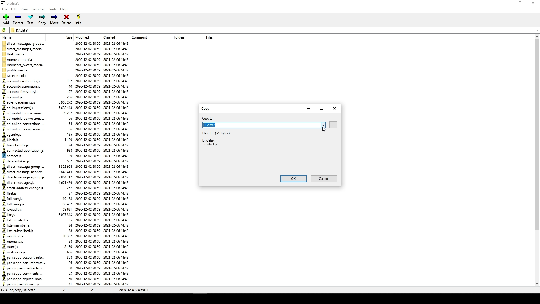  What do you see at coordinates (10, 140) in the screenshot?
I see `block.js` at bounding box center [10, 140].